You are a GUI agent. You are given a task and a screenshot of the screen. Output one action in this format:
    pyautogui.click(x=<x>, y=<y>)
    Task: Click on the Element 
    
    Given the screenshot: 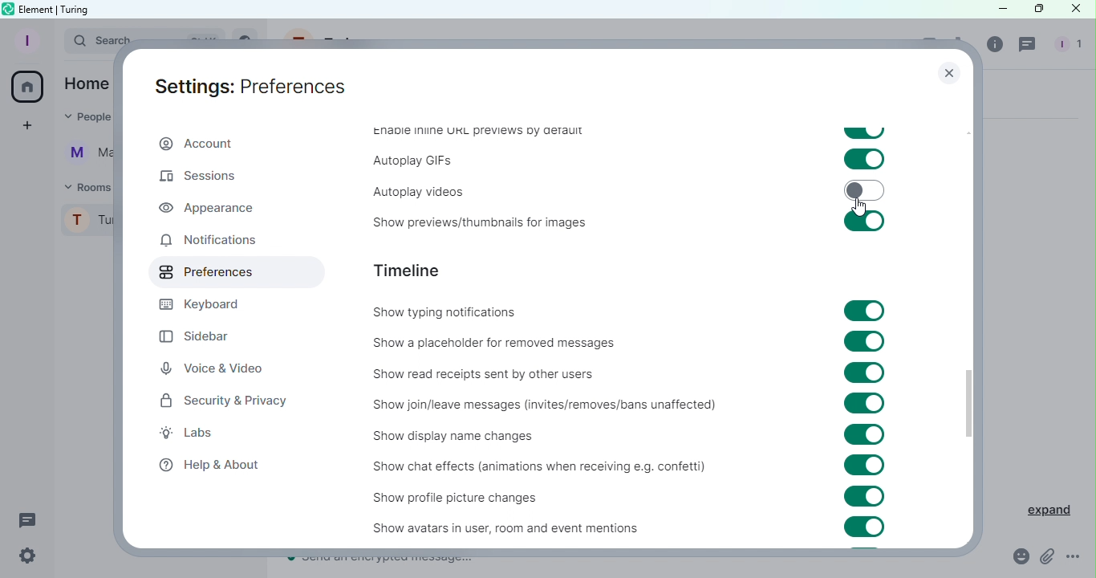 What is the action you would take?
    pyautogui.click(x=38, y=8)
    